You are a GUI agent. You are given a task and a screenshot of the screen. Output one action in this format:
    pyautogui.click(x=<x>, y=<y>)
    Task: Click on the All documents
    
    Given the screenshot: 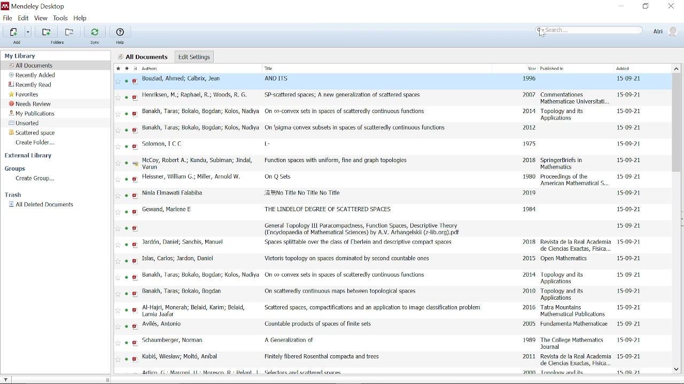 What is the action you would take?
    pyautogui.click(x=33, y=66)
    